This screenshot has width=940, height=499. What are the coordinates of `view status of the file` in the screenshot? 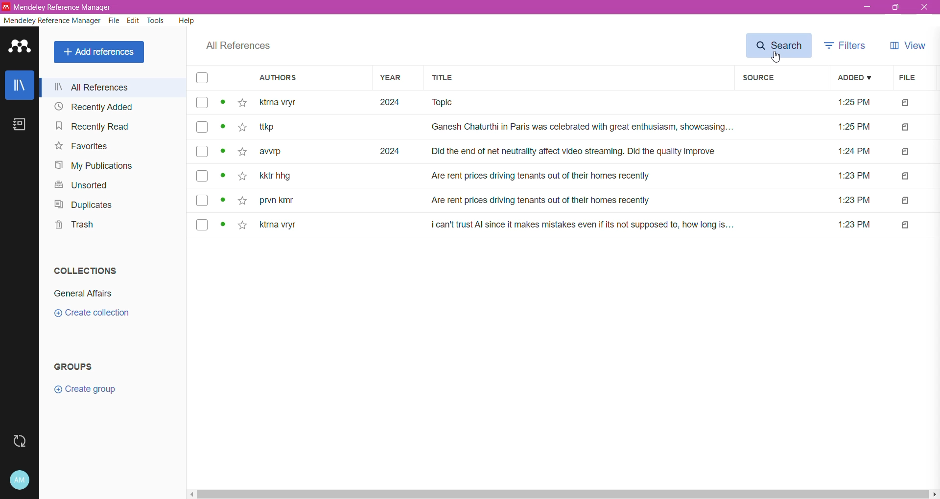 It's located at (223, 200).